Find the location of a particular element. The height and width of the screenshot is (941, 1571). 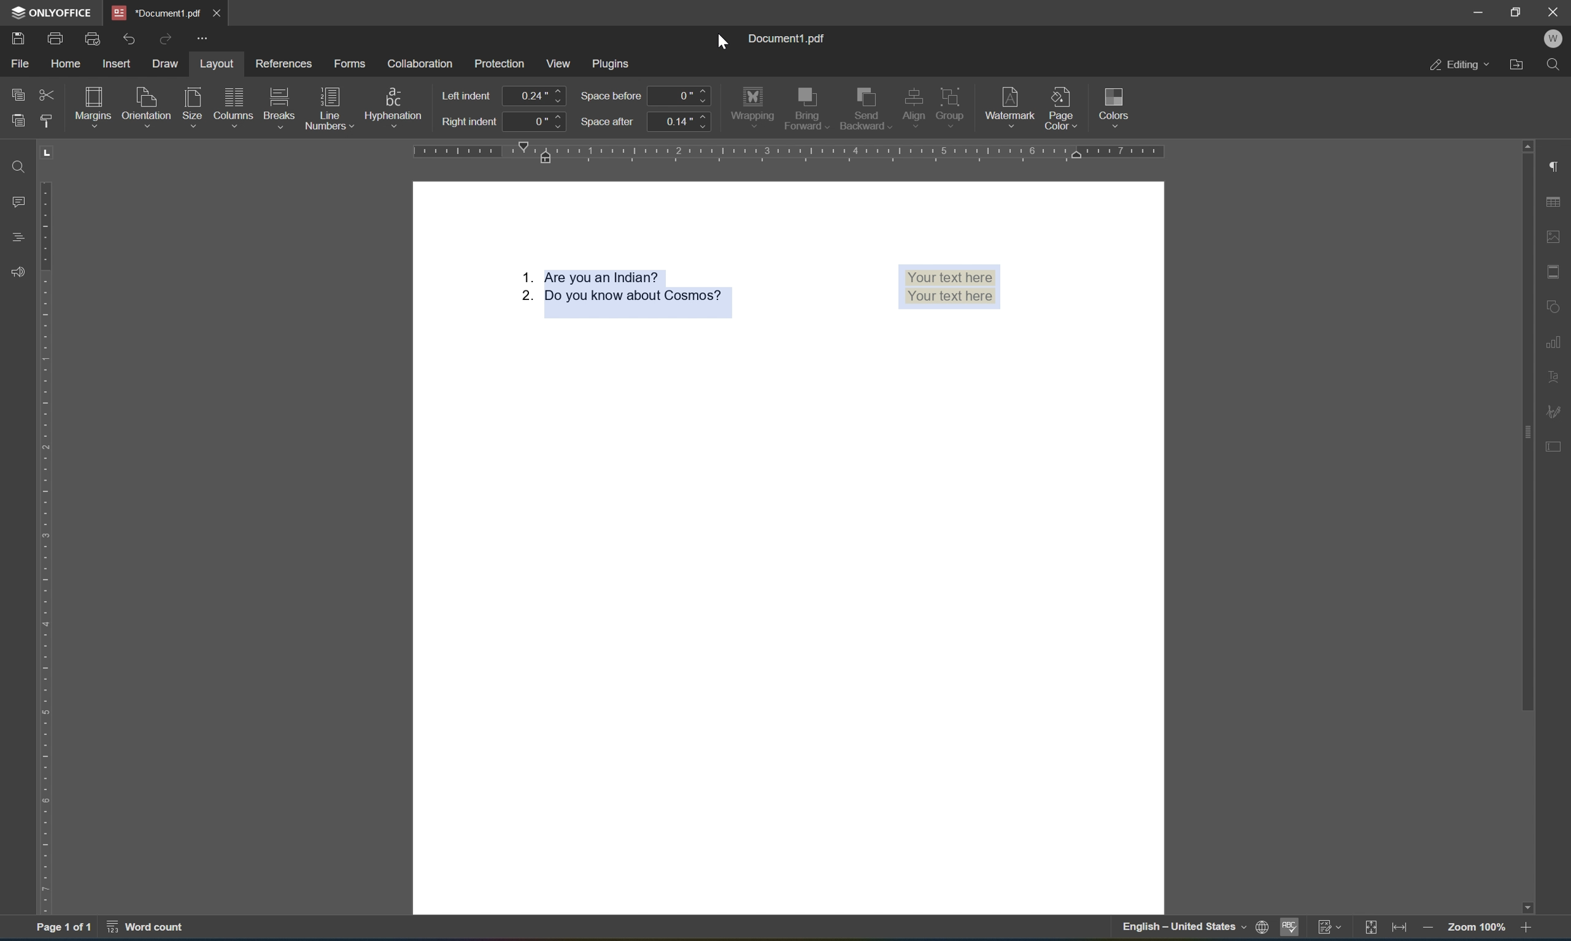

align is located at coordinates (910, 104).